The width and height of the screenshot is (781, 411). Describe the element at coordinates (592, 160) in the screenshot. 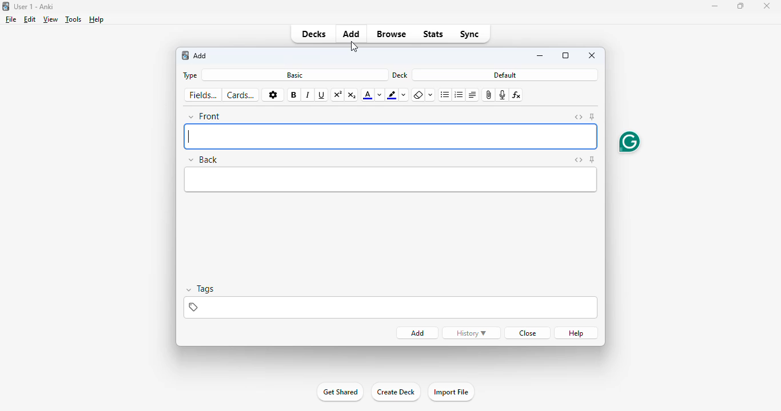

I see `toggle sticky` at that location.